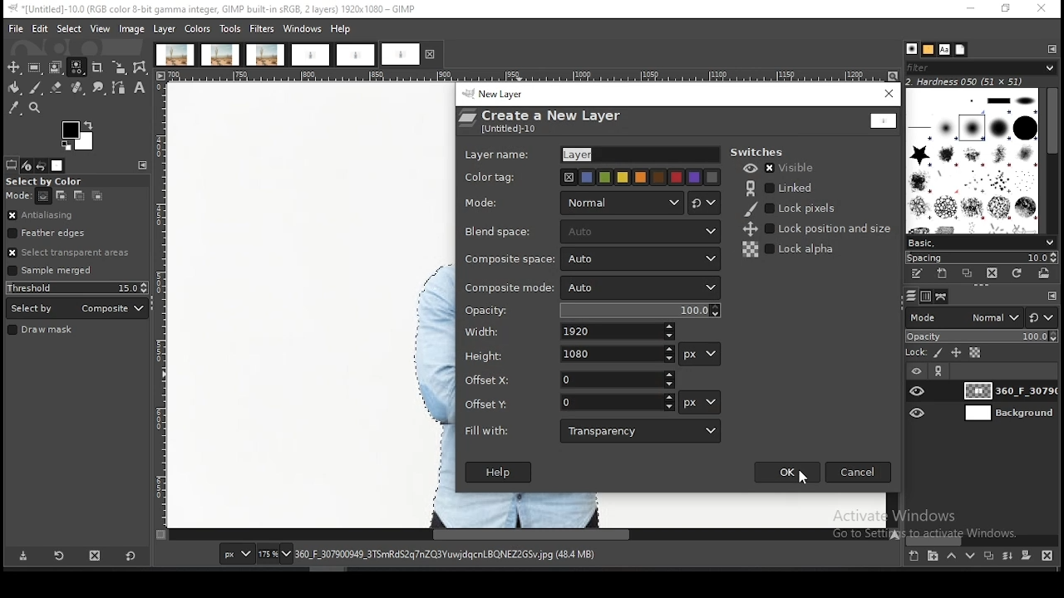 This screenshot has height=598, width=1064. Describe the element at coordinates (342, 28) in the screenshot. I see `help` at that location.